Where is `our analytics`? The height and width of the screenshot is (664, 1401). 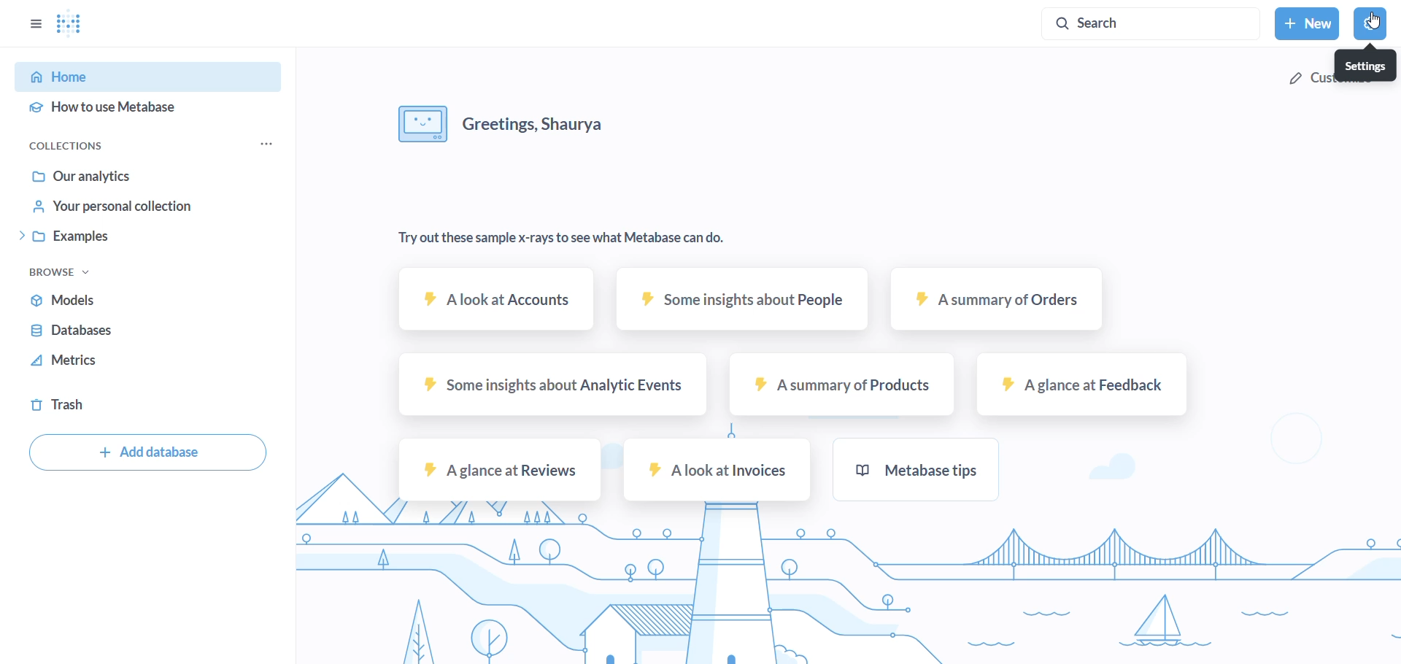
our analytics is located at coordinates (120, 174).